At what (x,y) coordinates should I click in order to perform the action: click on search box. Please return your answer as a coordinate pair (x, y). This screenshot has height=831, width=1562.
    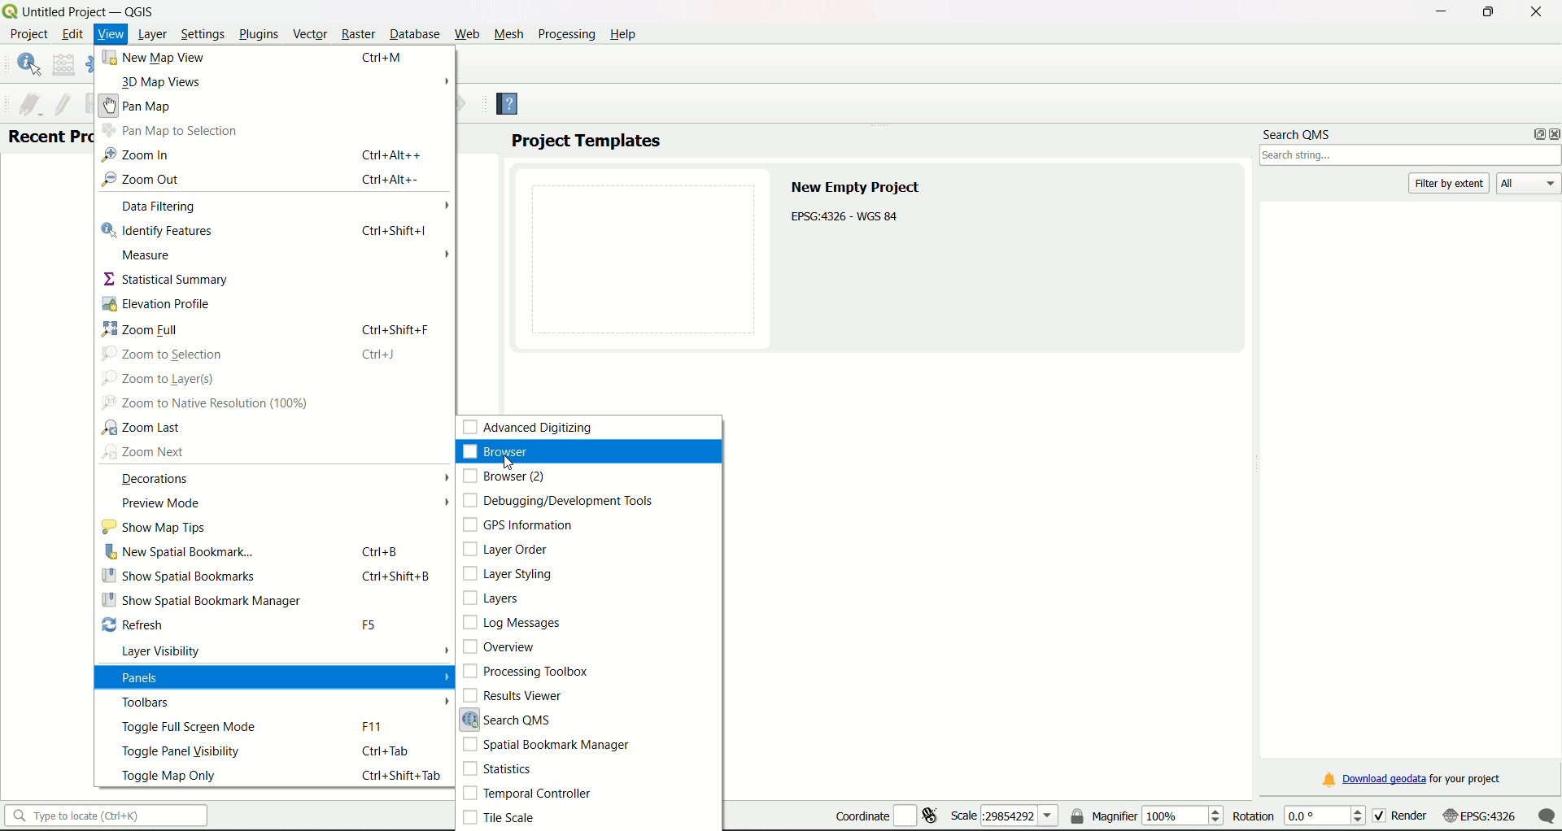
    Looking at the image, I should click on (1411, 156).